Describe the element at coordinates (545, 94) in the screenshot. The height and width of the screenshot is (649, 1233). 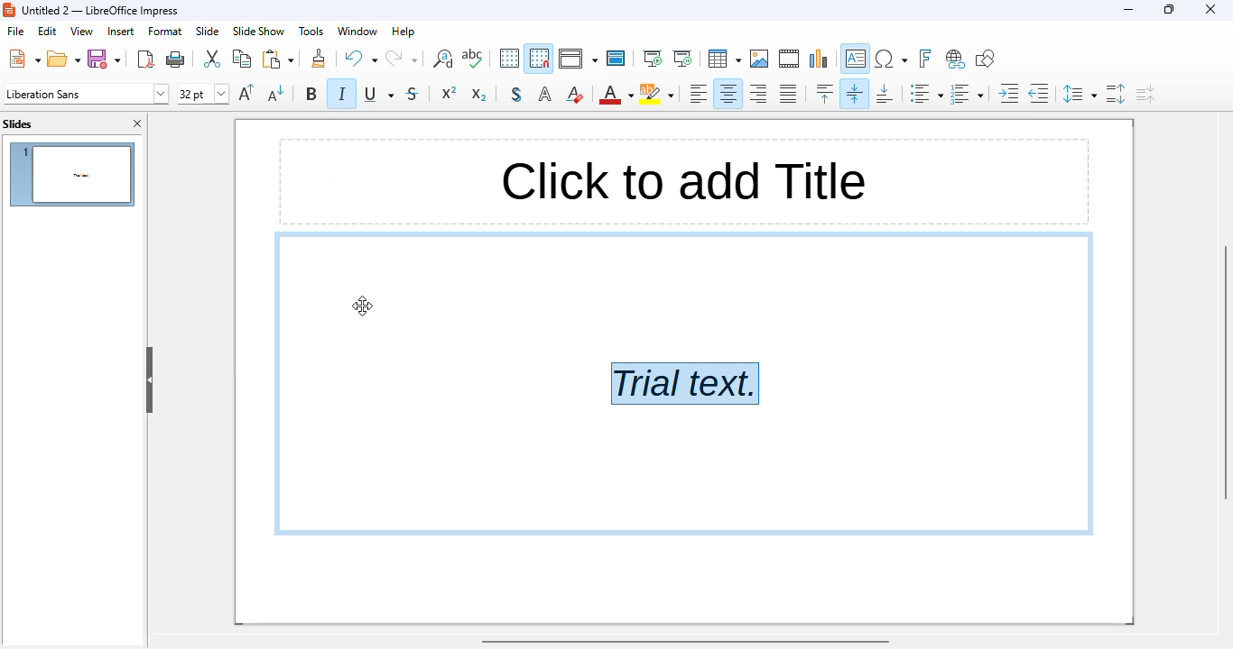
I see `apply outline attribute to font` at that location.